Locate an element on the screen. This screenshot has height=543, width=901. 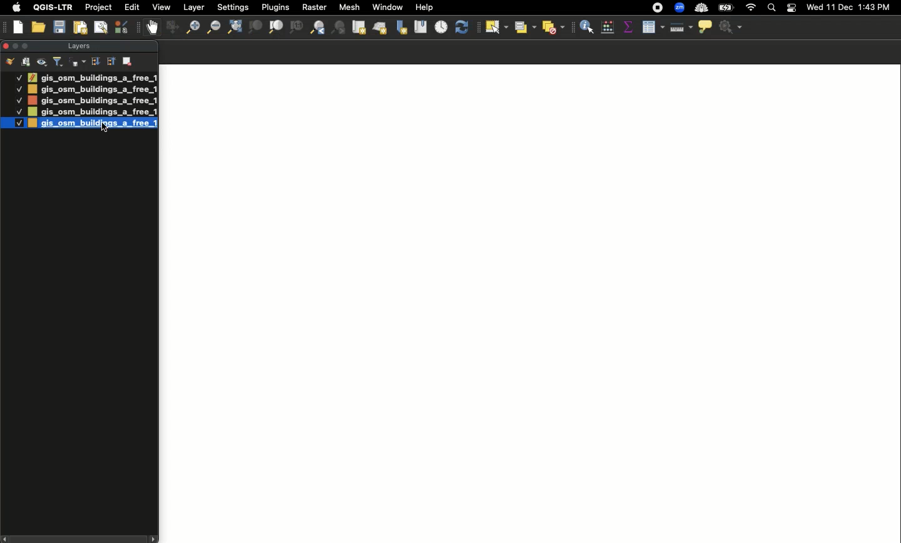
Checked is located at coordinates (18, 77).